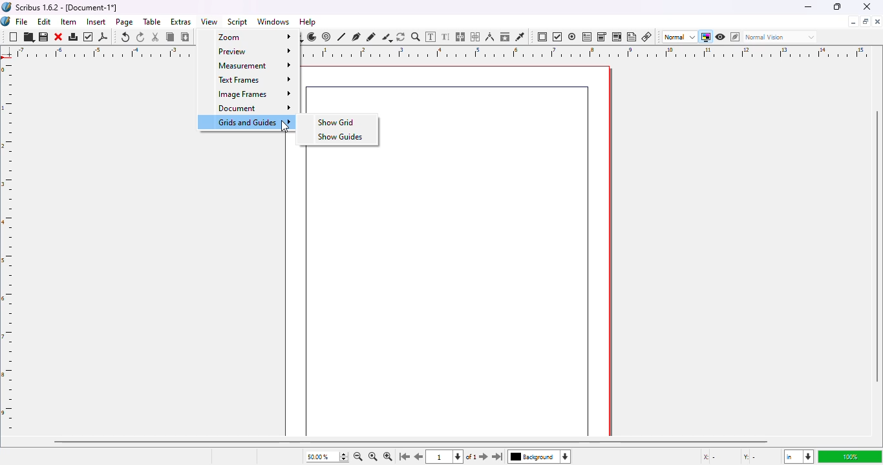 This screenshot has height=465, width=883. I want to click on cut, so click(156, 37).